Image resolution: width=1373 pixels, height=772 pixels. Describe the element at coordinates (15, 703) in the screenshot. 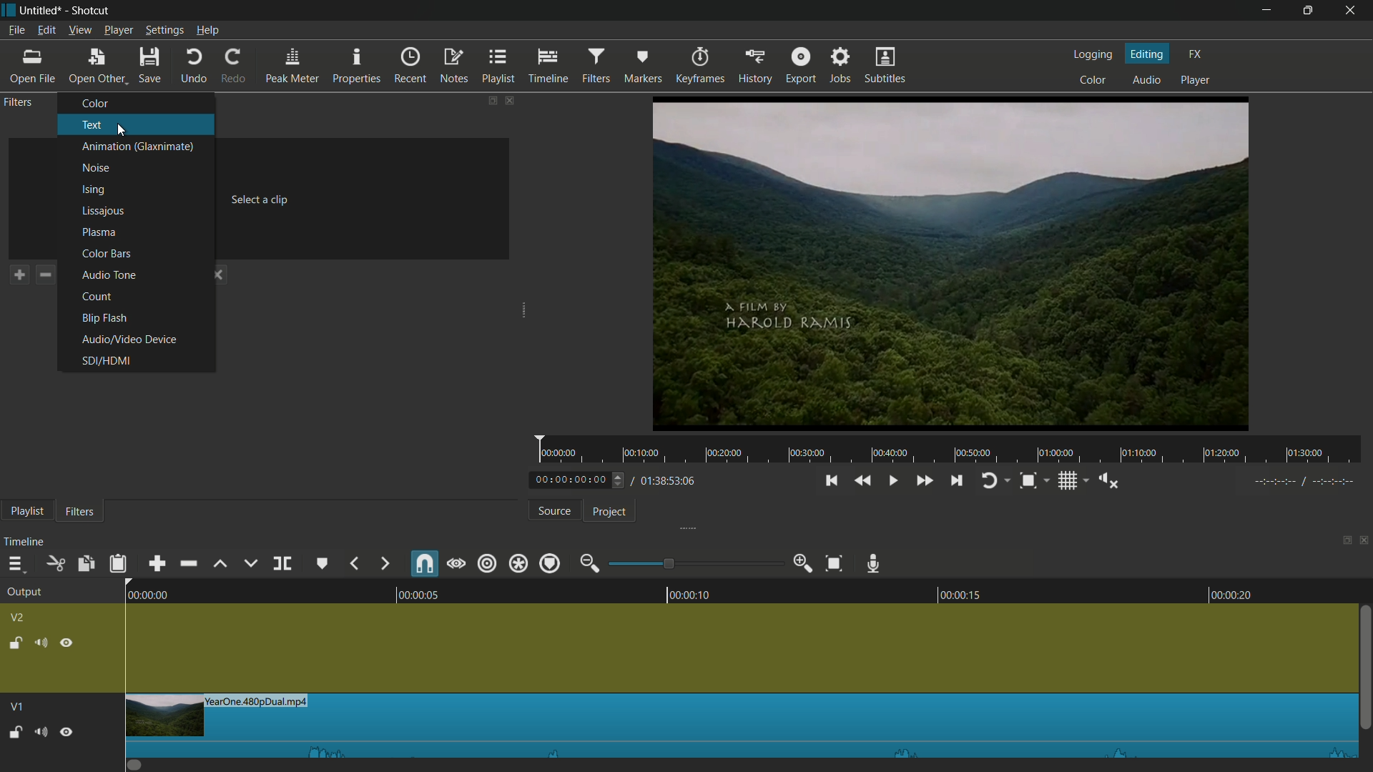

I see `V1` at that location.